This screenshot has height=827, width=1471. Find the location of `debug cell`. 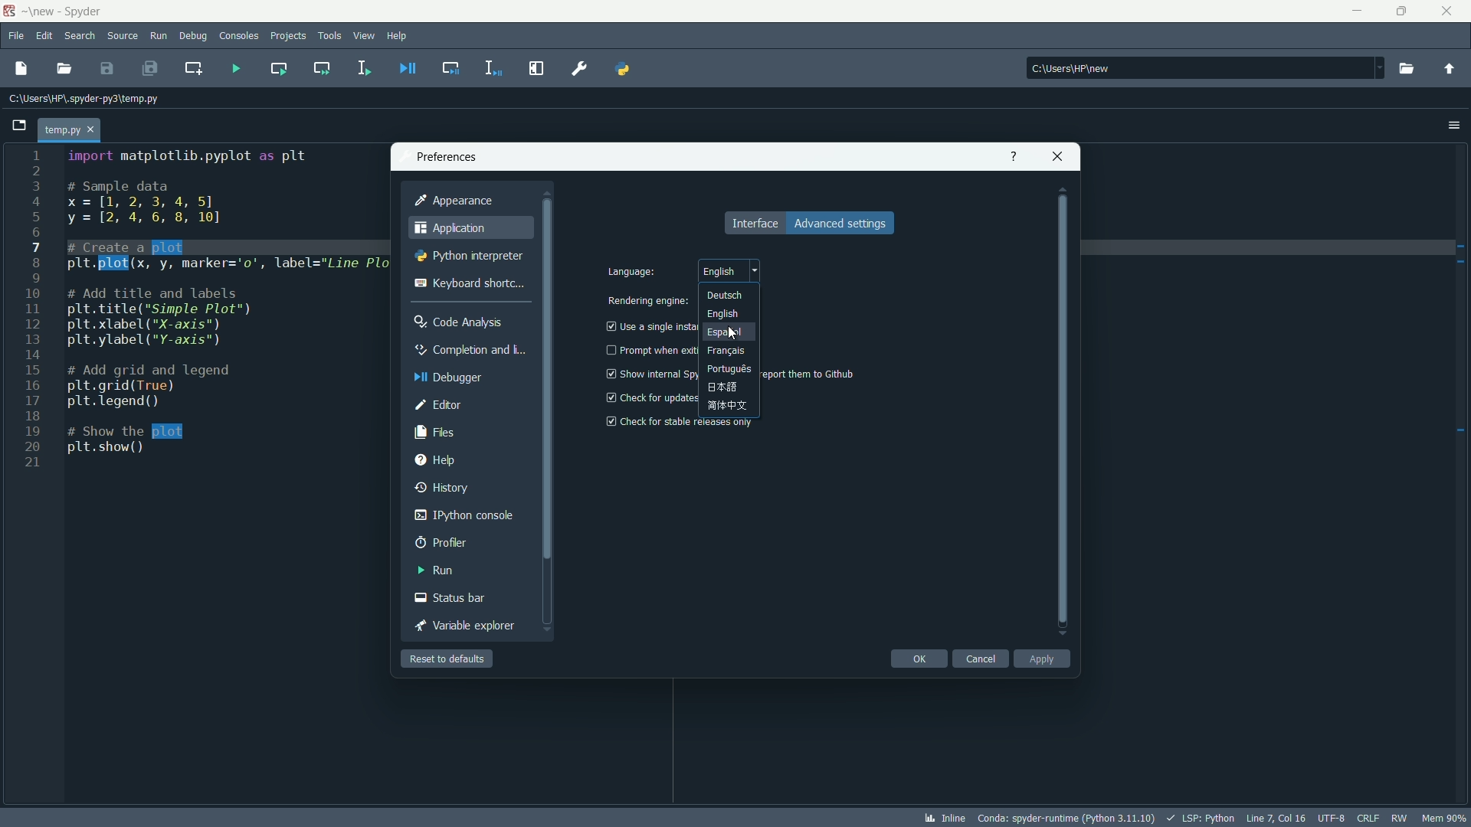

debug cell is located at coordinates (451, 68).